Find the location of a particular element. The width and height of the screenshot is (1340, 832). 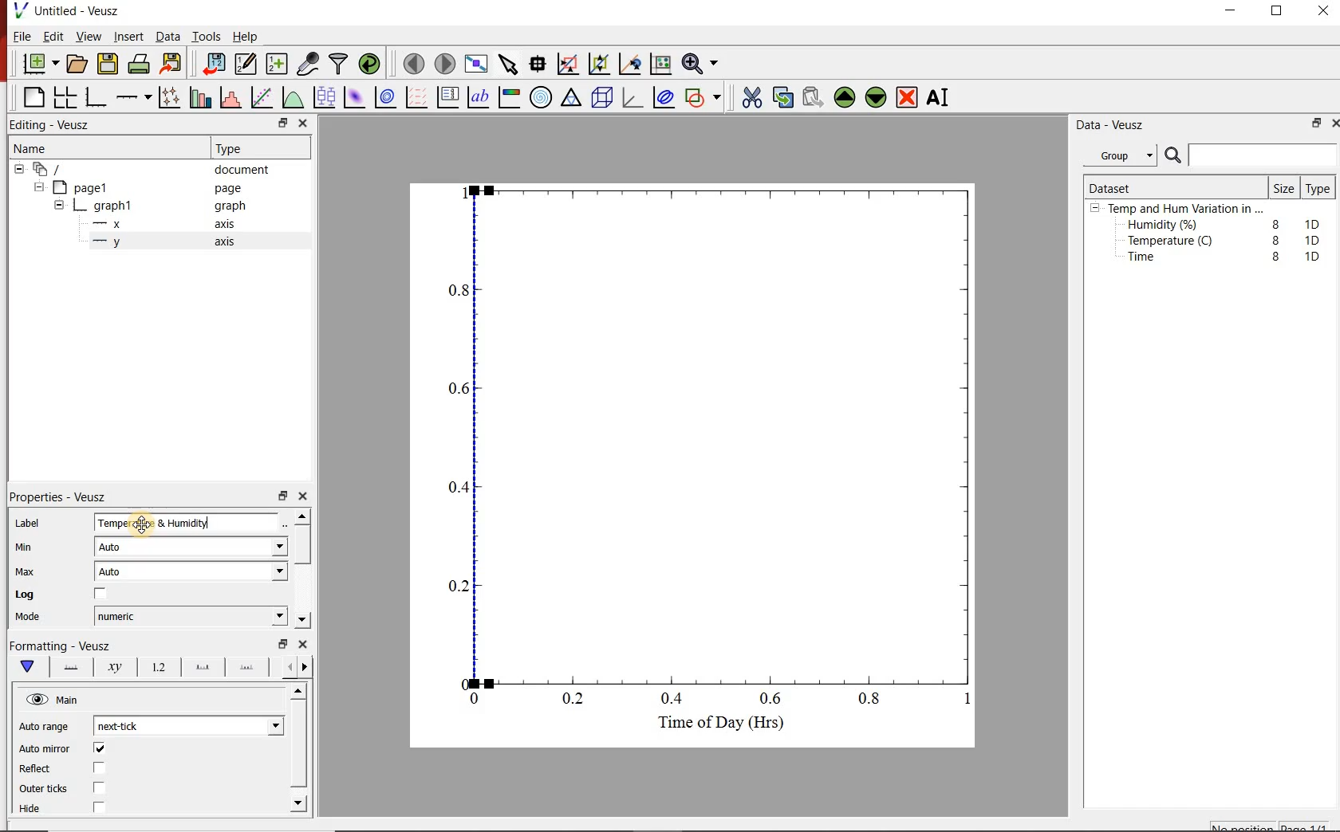

Plot points with lines and error bars is located at coordinates (169, 96).